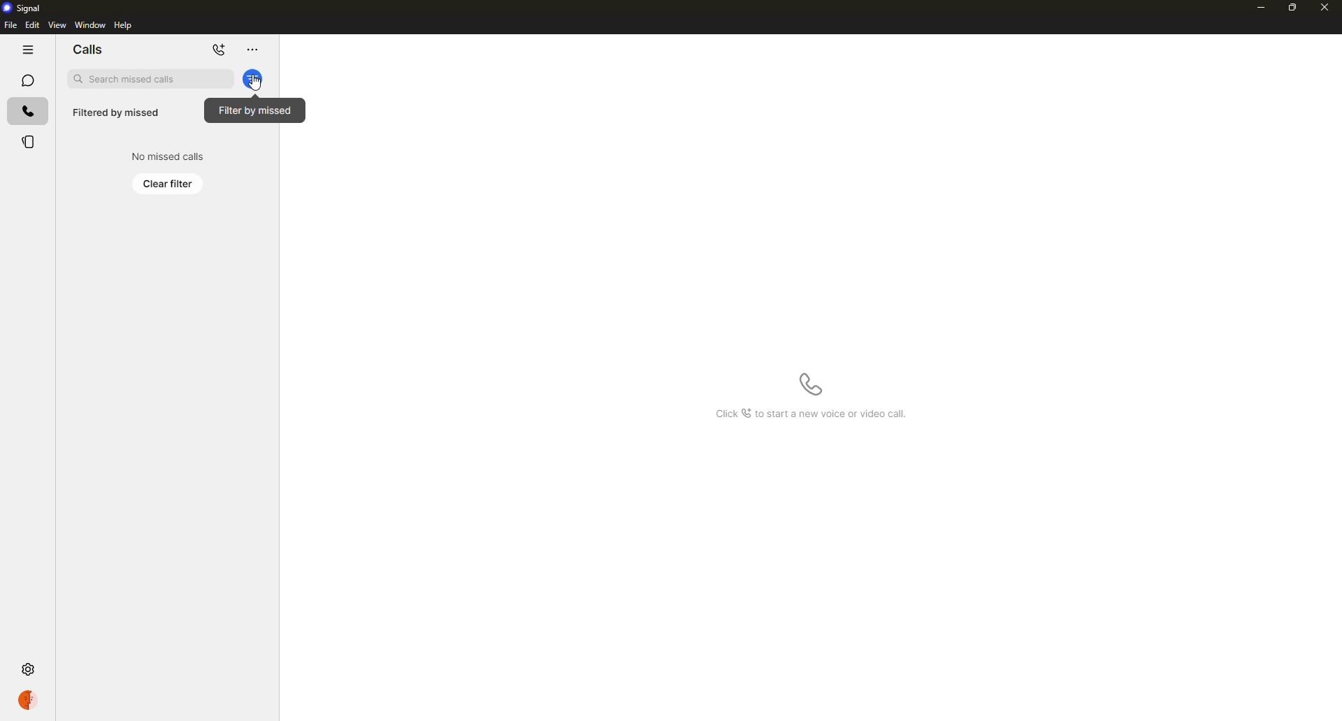 This screenshot has width=1342, height=721. What do you see at coordinates (810, 414) in the screenshot?
I see `See what's new in this update` at bounding box center [810, 414].